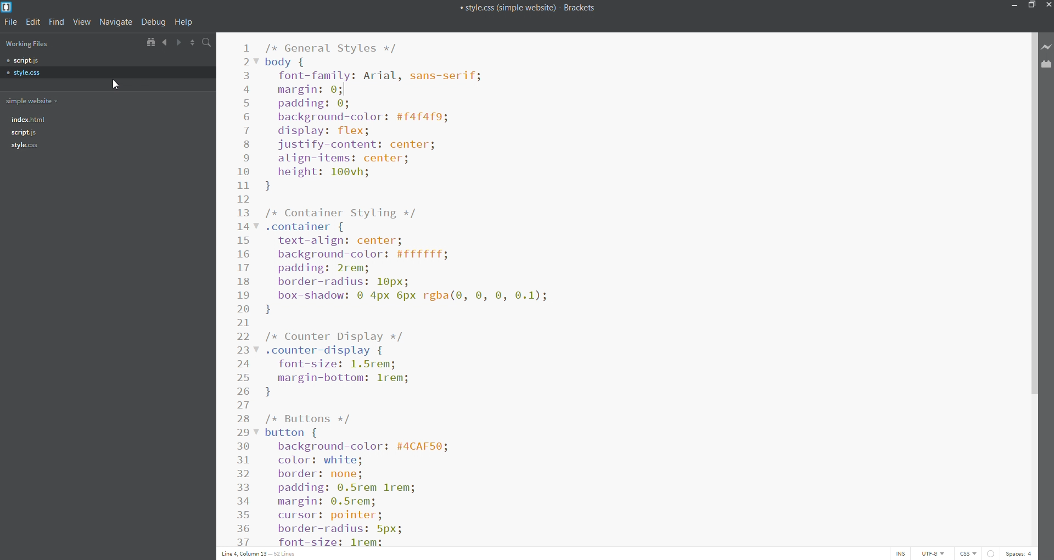 The width and height of the screenshot is (1054, 560). What do you see at coordinates (1022, 552) in the screenshot?
I see `spaces: 4` at bounding box center [1022, 552].